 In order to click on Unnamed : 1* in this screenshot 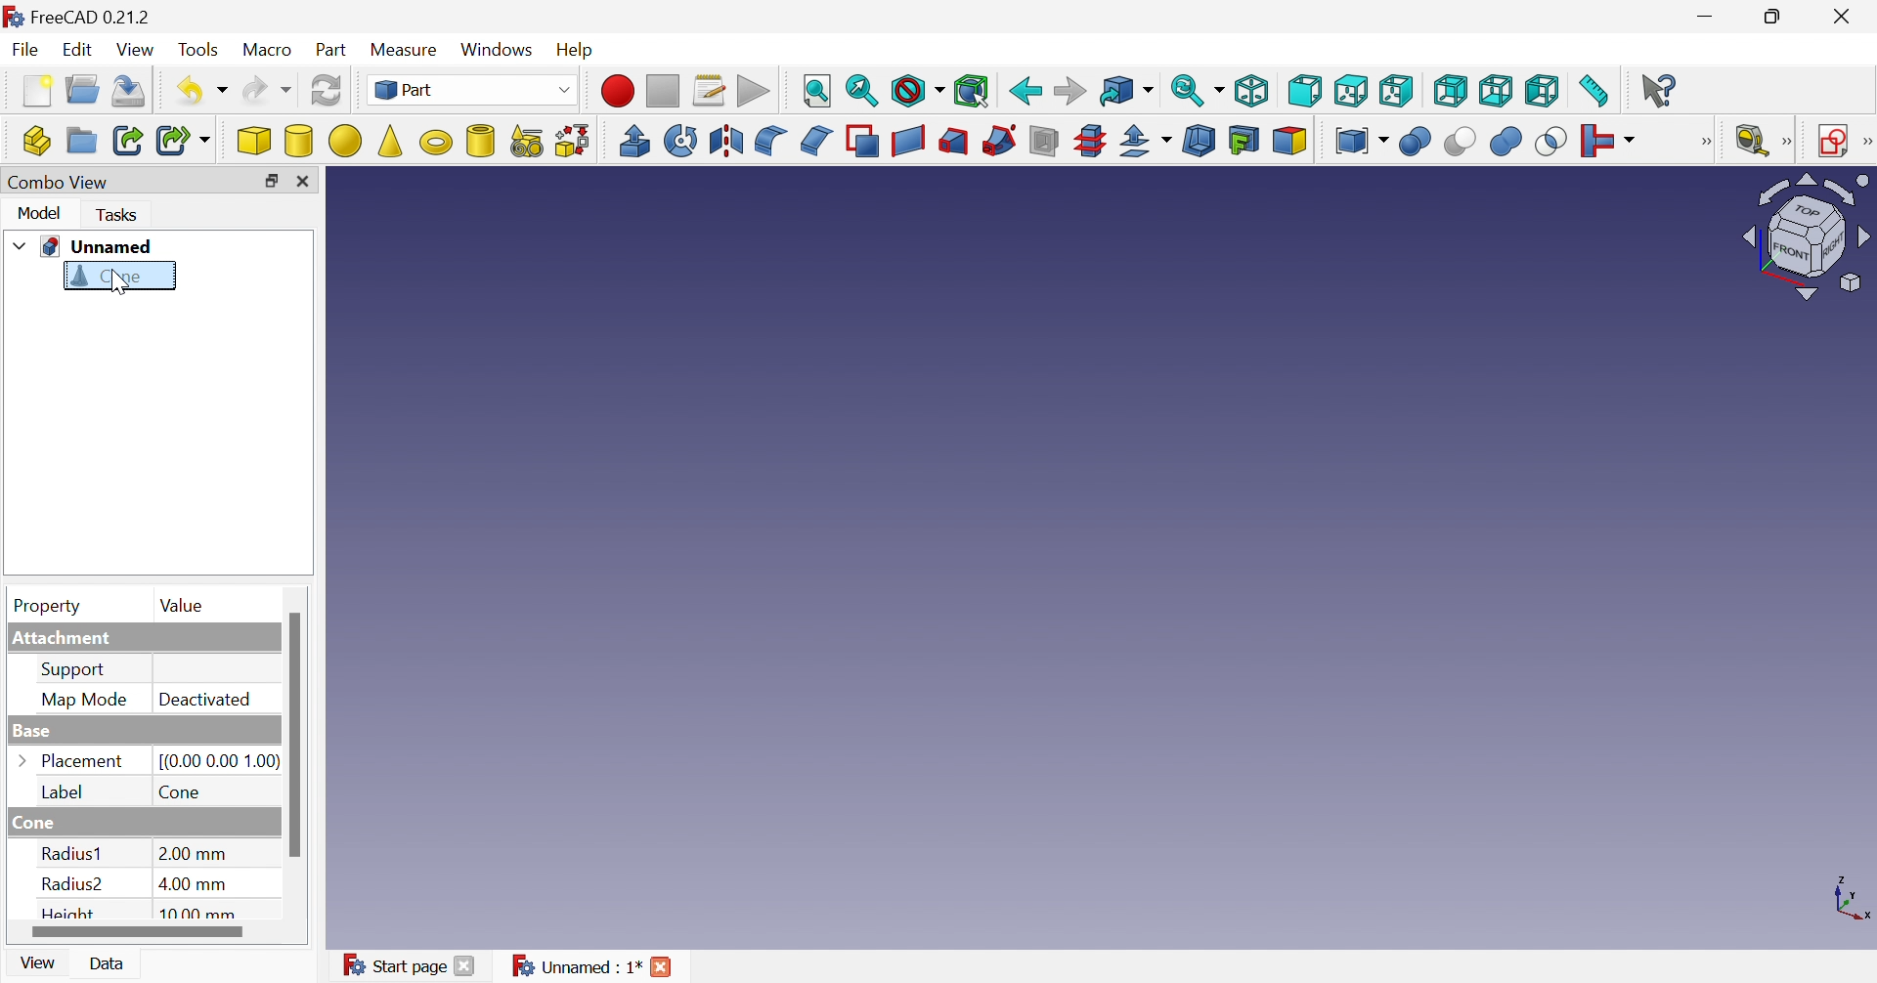, I will do `click(578, 966)`.